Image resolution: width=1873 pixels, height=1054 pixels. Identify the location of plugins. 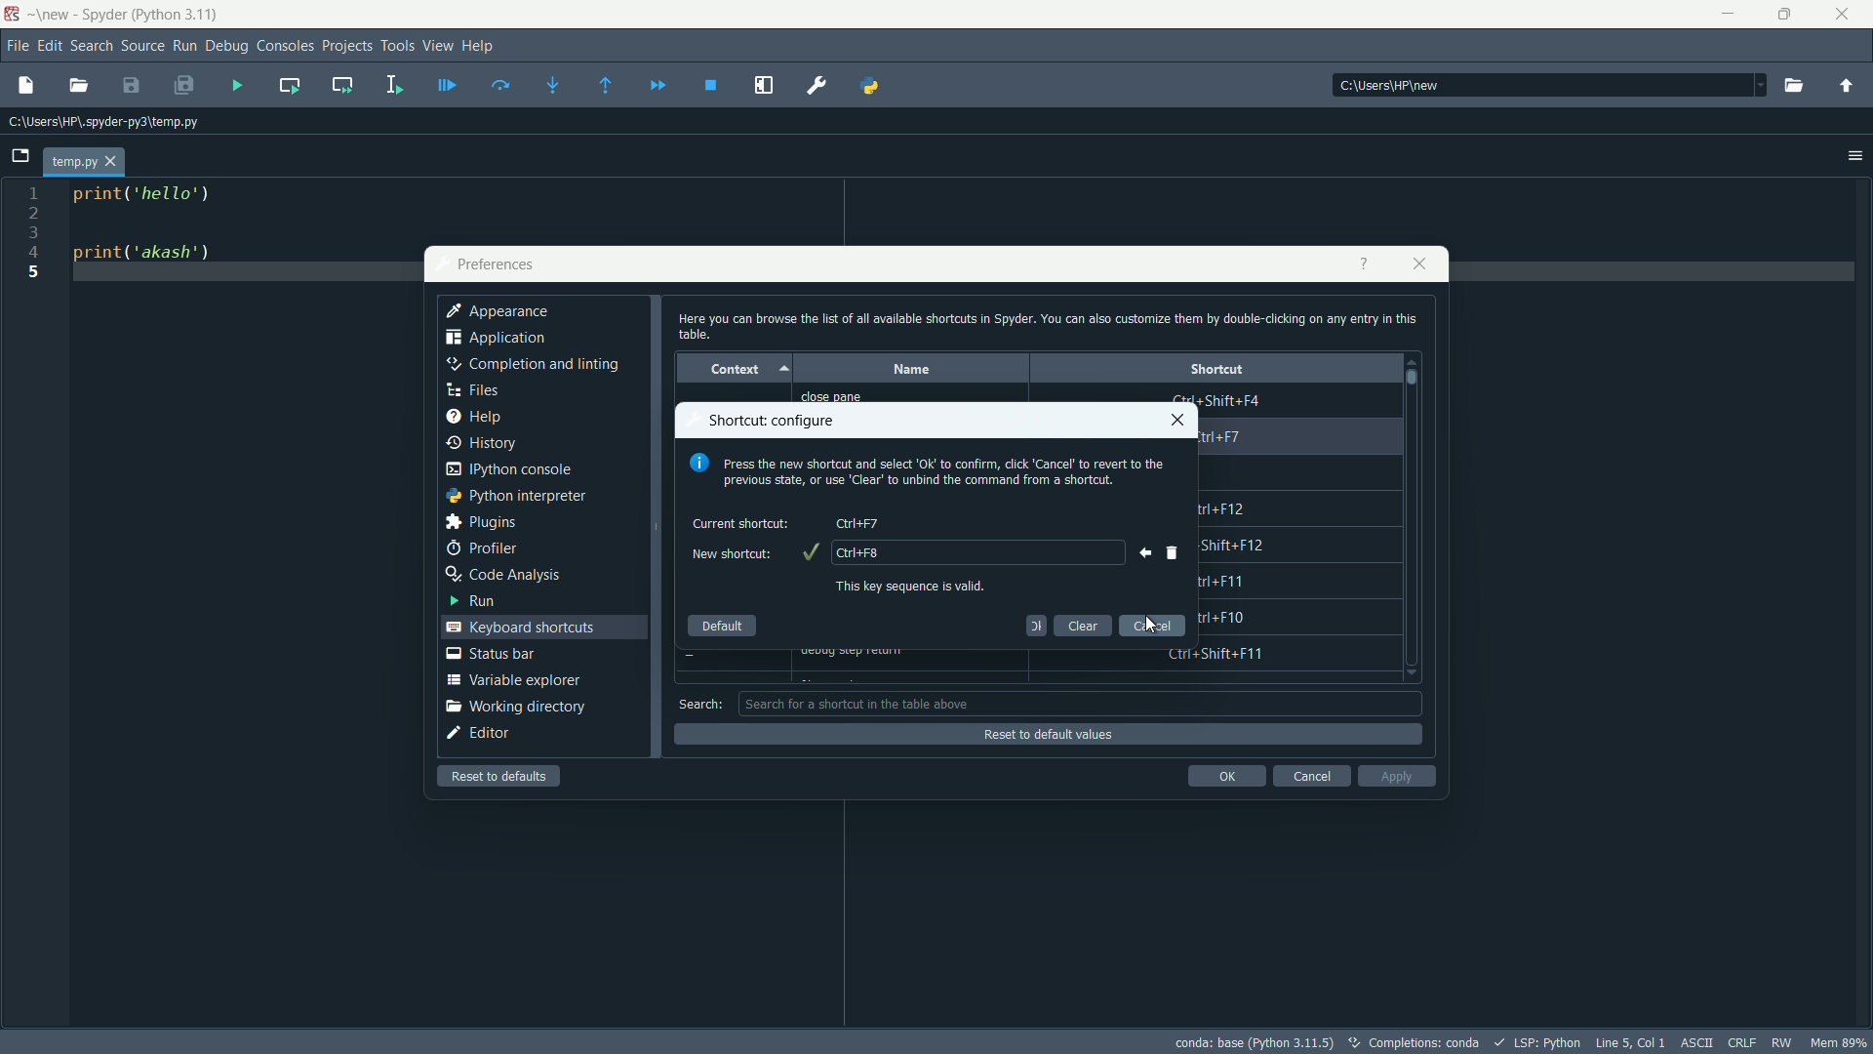
(480, 522).